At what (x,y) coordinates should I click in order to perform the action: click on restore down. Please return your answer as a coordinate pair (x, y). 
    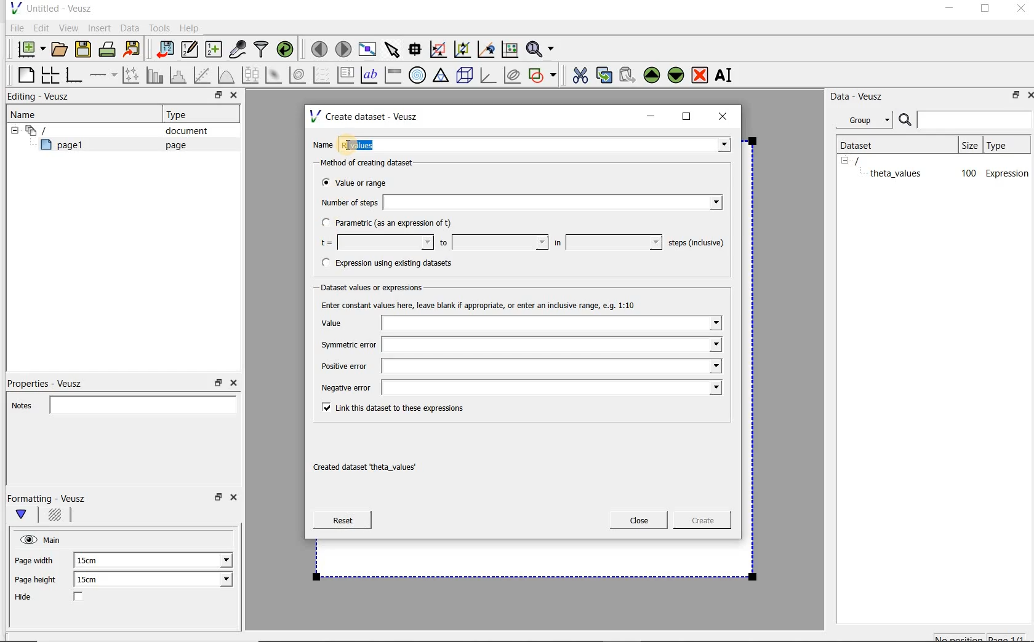
    Looking at the image, I should click on (218, 383).